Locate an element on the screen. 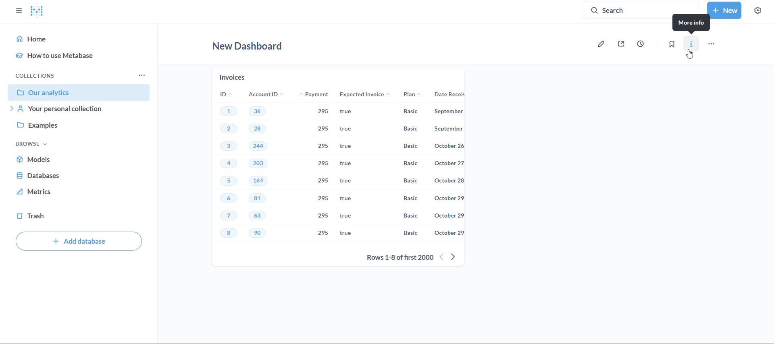  true is located at coordinates (349, 164).